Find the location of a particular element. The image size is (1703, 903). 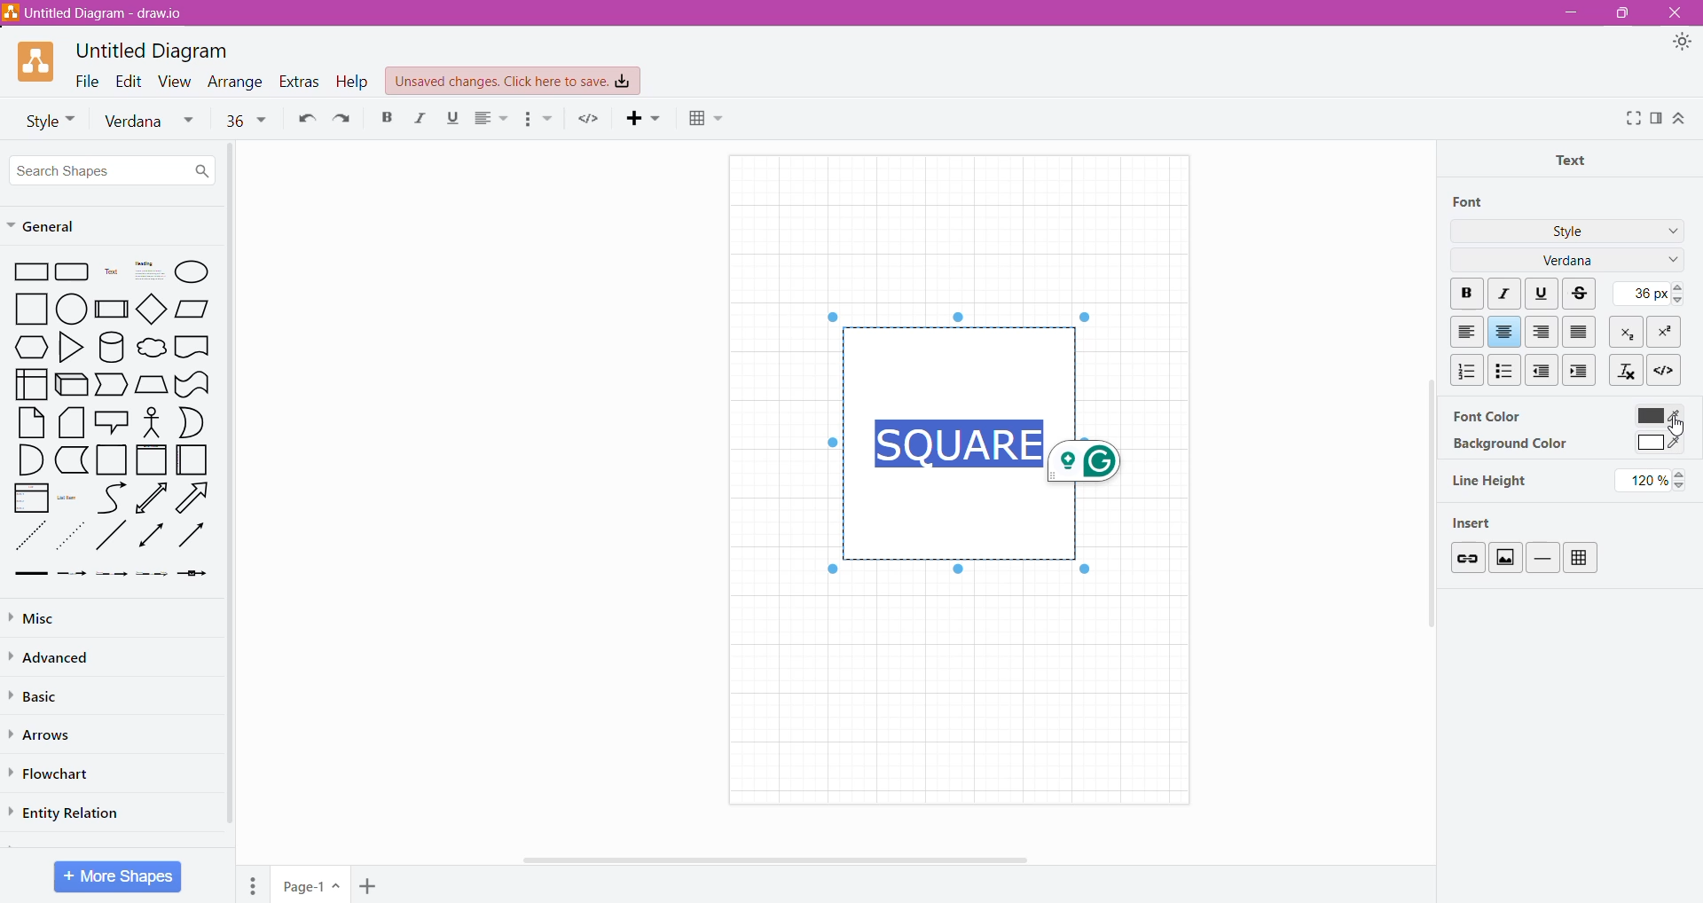

Text Alignment is located at coordinates (493, 118).